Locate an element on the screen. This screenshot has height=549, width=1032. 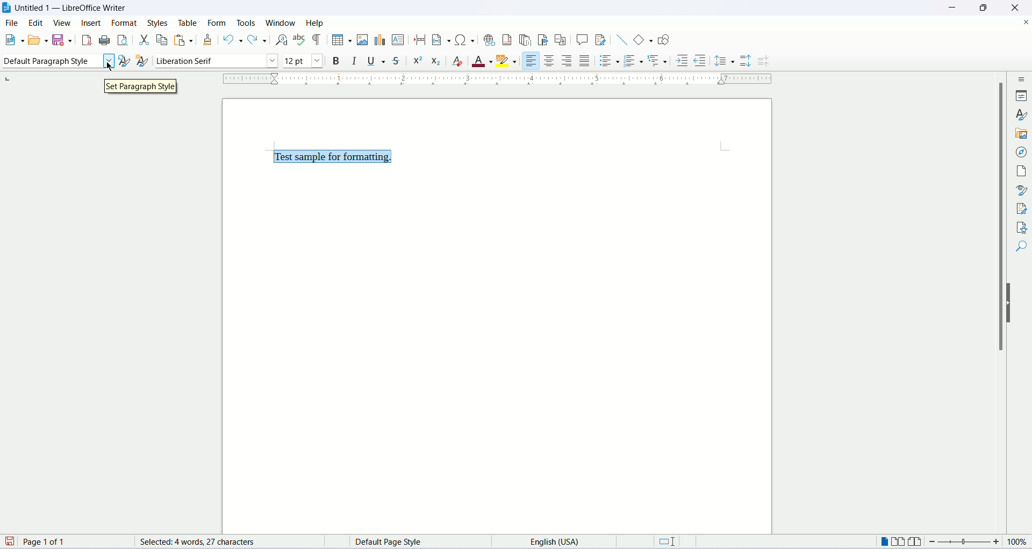
window is located at coordinates (281, 23).